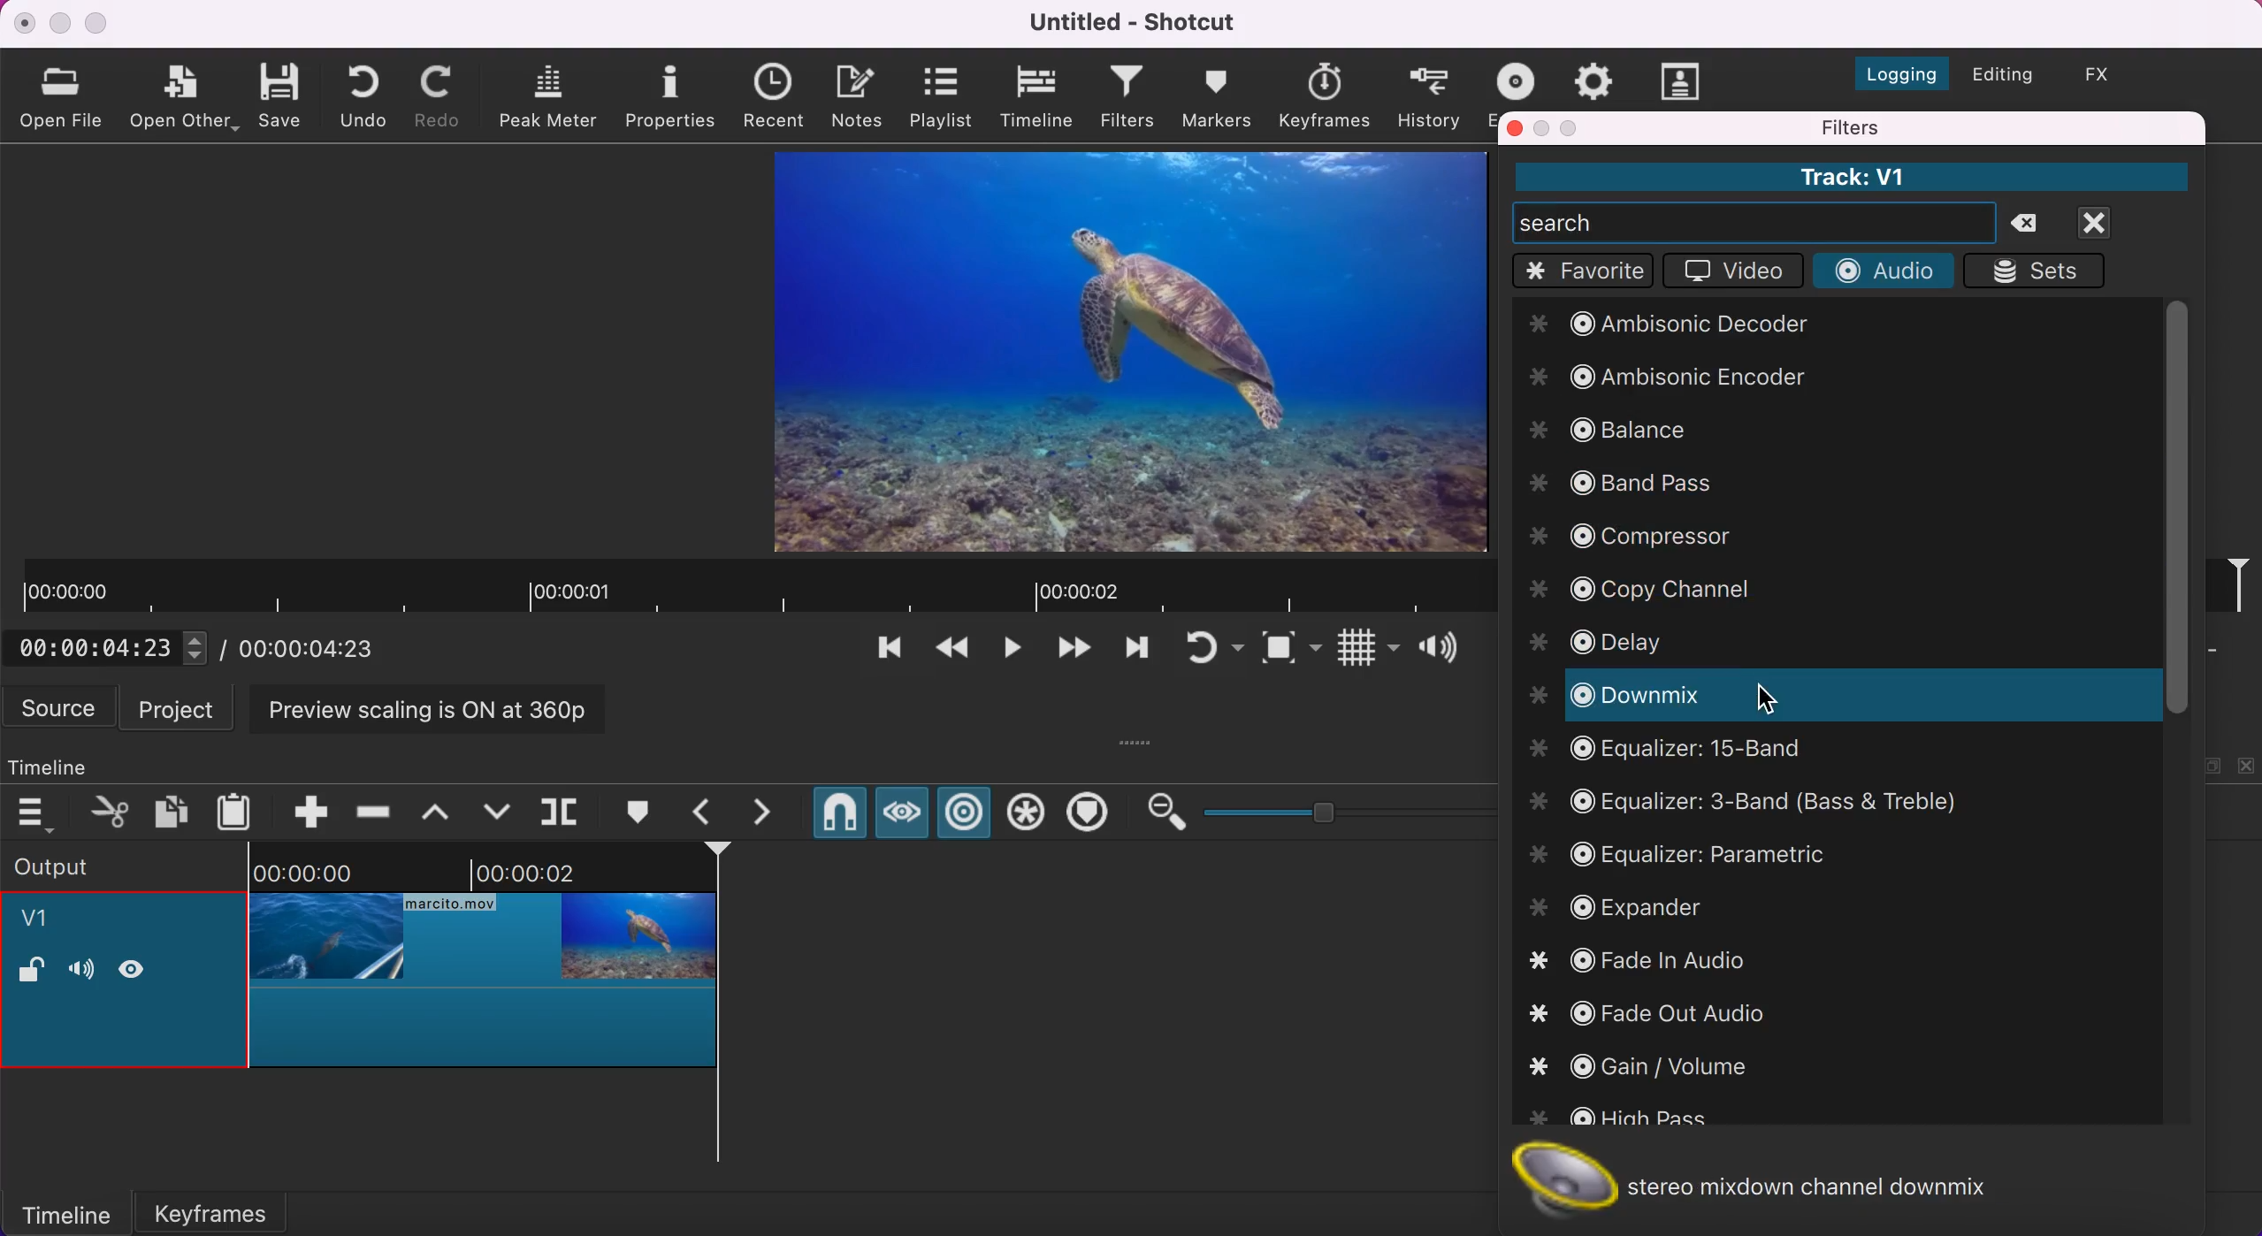 The width and height of the screenshot is (2262, 1236). What do you see at coordinates (40, 813) in the screenshot?
I see `timeline menu` at bounding box center [40, 813].